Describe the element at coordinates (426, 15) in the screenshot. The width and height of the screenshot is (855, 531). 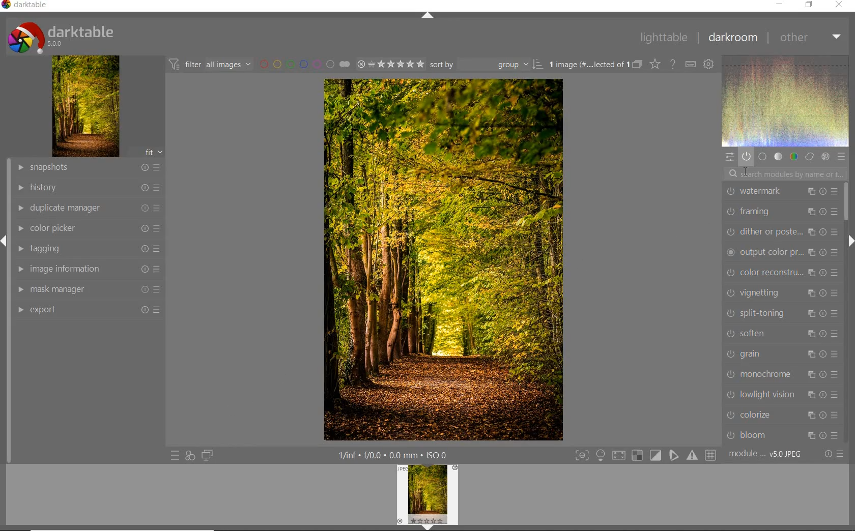
I see `expand/collapse` at that location.